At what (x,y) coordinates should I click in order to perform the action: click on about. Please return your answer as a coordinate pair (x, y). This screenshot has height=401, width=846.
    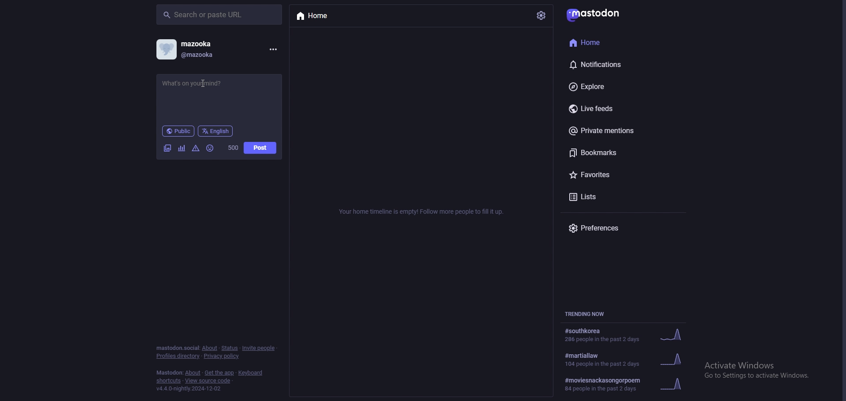
    Looking at the image, I should click on (210, 348).